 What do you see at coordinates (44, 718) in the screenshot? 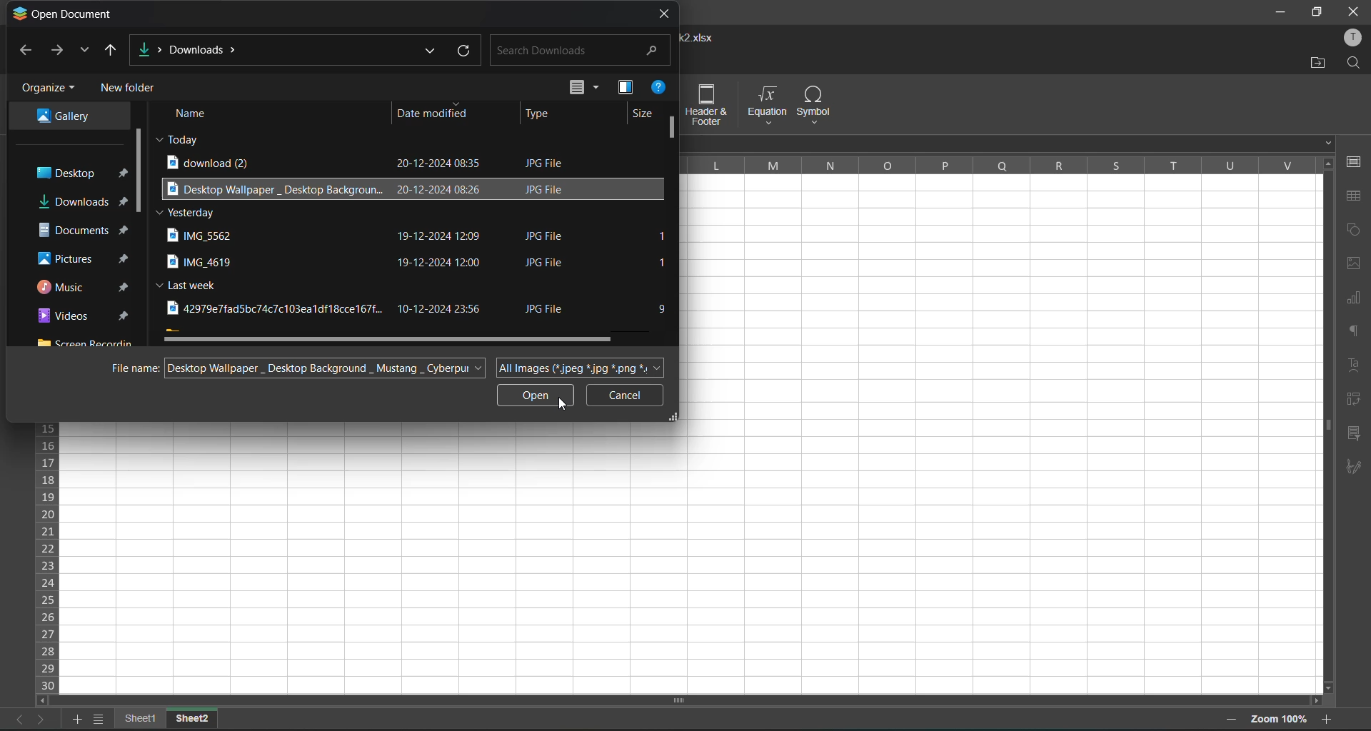
I see `next` at bounding box center [44, 718].